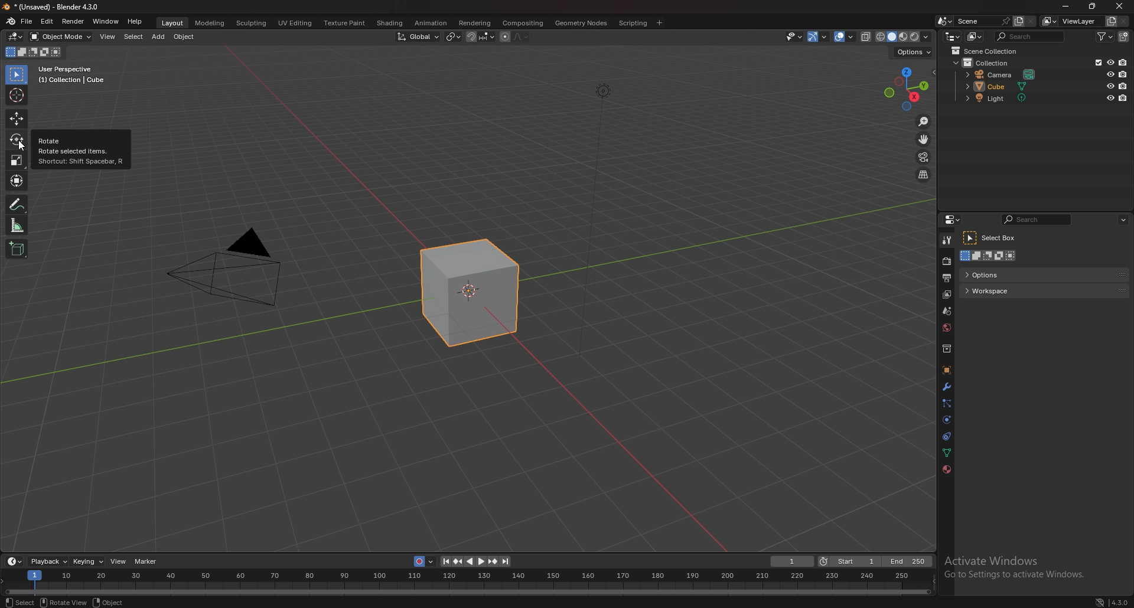 The image size is (1134, 608). Describe the element at coordinates (15, 561) in the screenshot. I see `editor type` at that location.